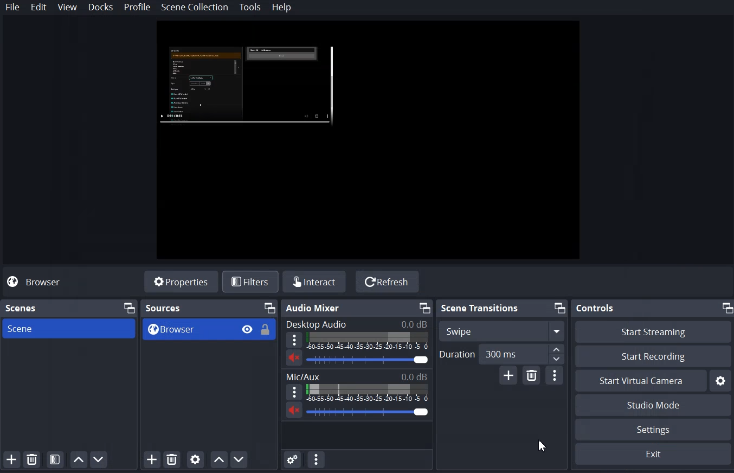  I want to click on Maximize, so click(726, 308).